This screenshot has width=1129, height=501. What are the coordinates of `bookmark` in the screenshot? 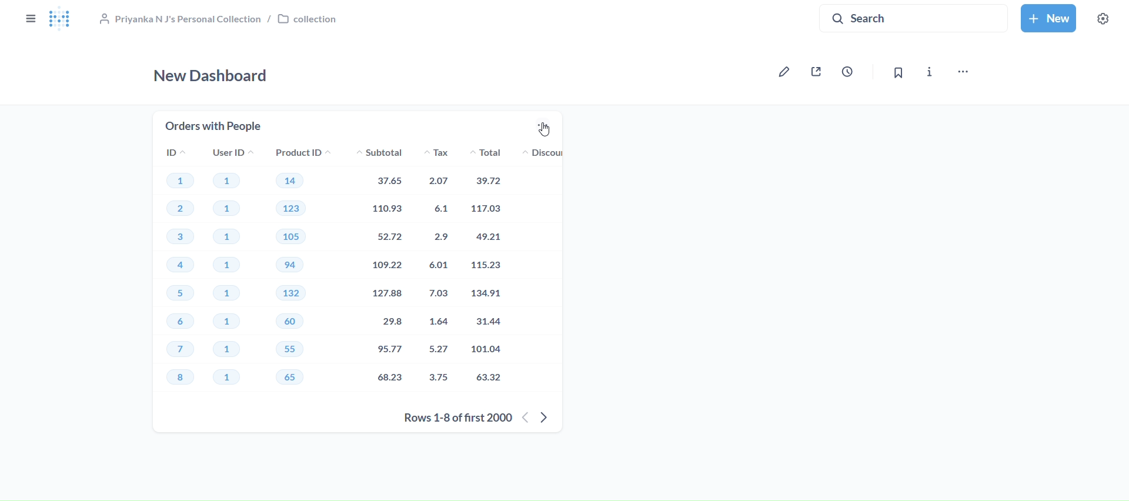 It's located at (900, 74).